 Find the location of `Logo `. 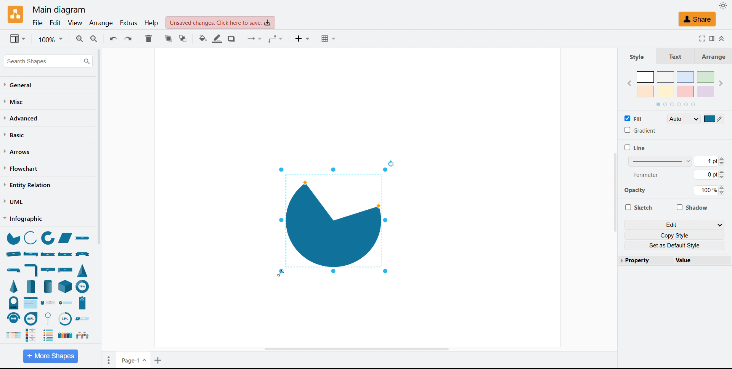

Logo  is located at coordinates (16, 15).